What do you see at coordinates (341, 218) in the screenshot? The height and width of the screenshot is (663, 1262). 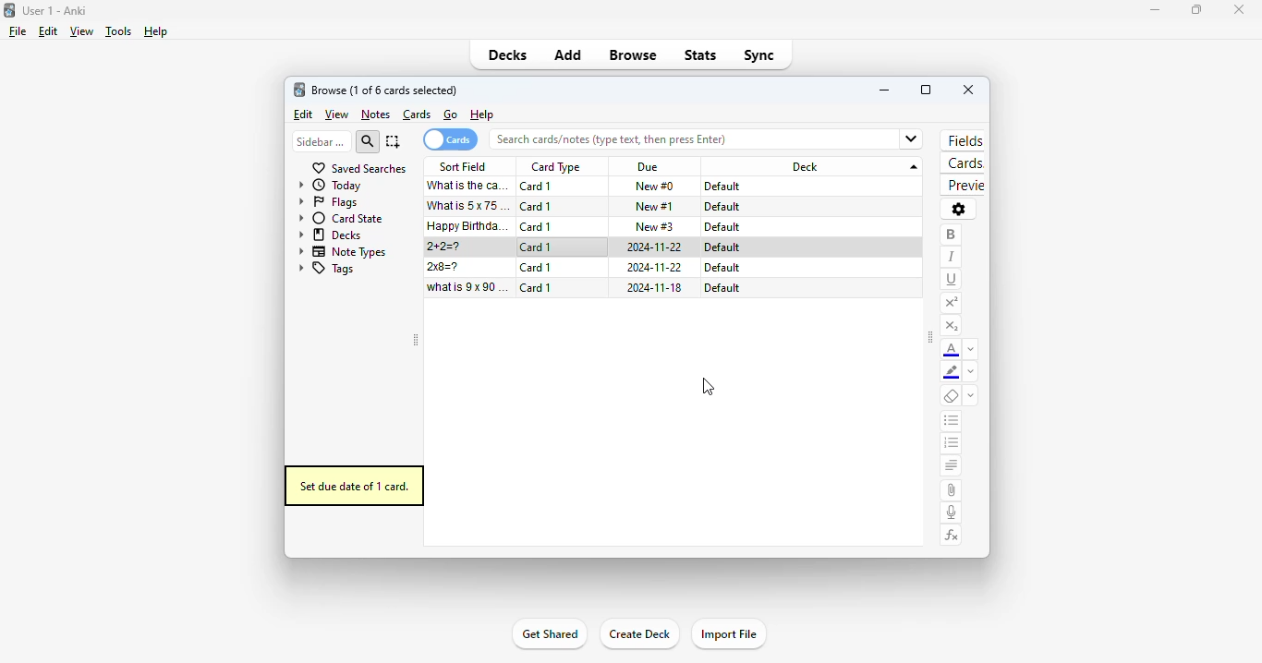 I see `card state` at bounding box center [341, 218].